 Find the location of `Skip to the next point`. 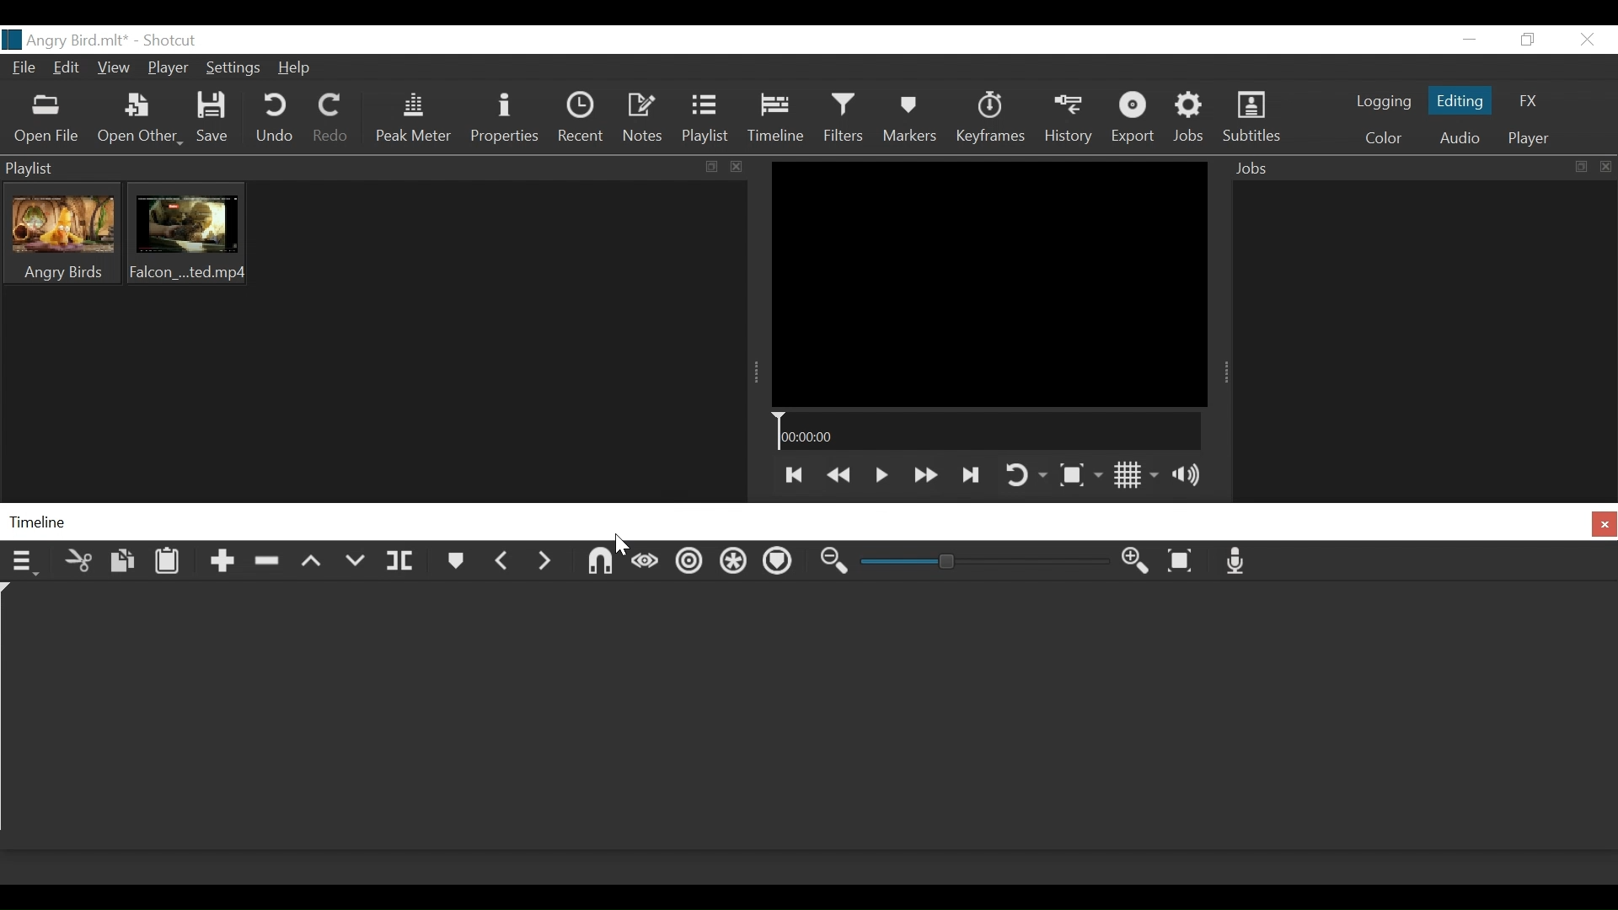

Skip to the next point is located at coordinates (972, 474).